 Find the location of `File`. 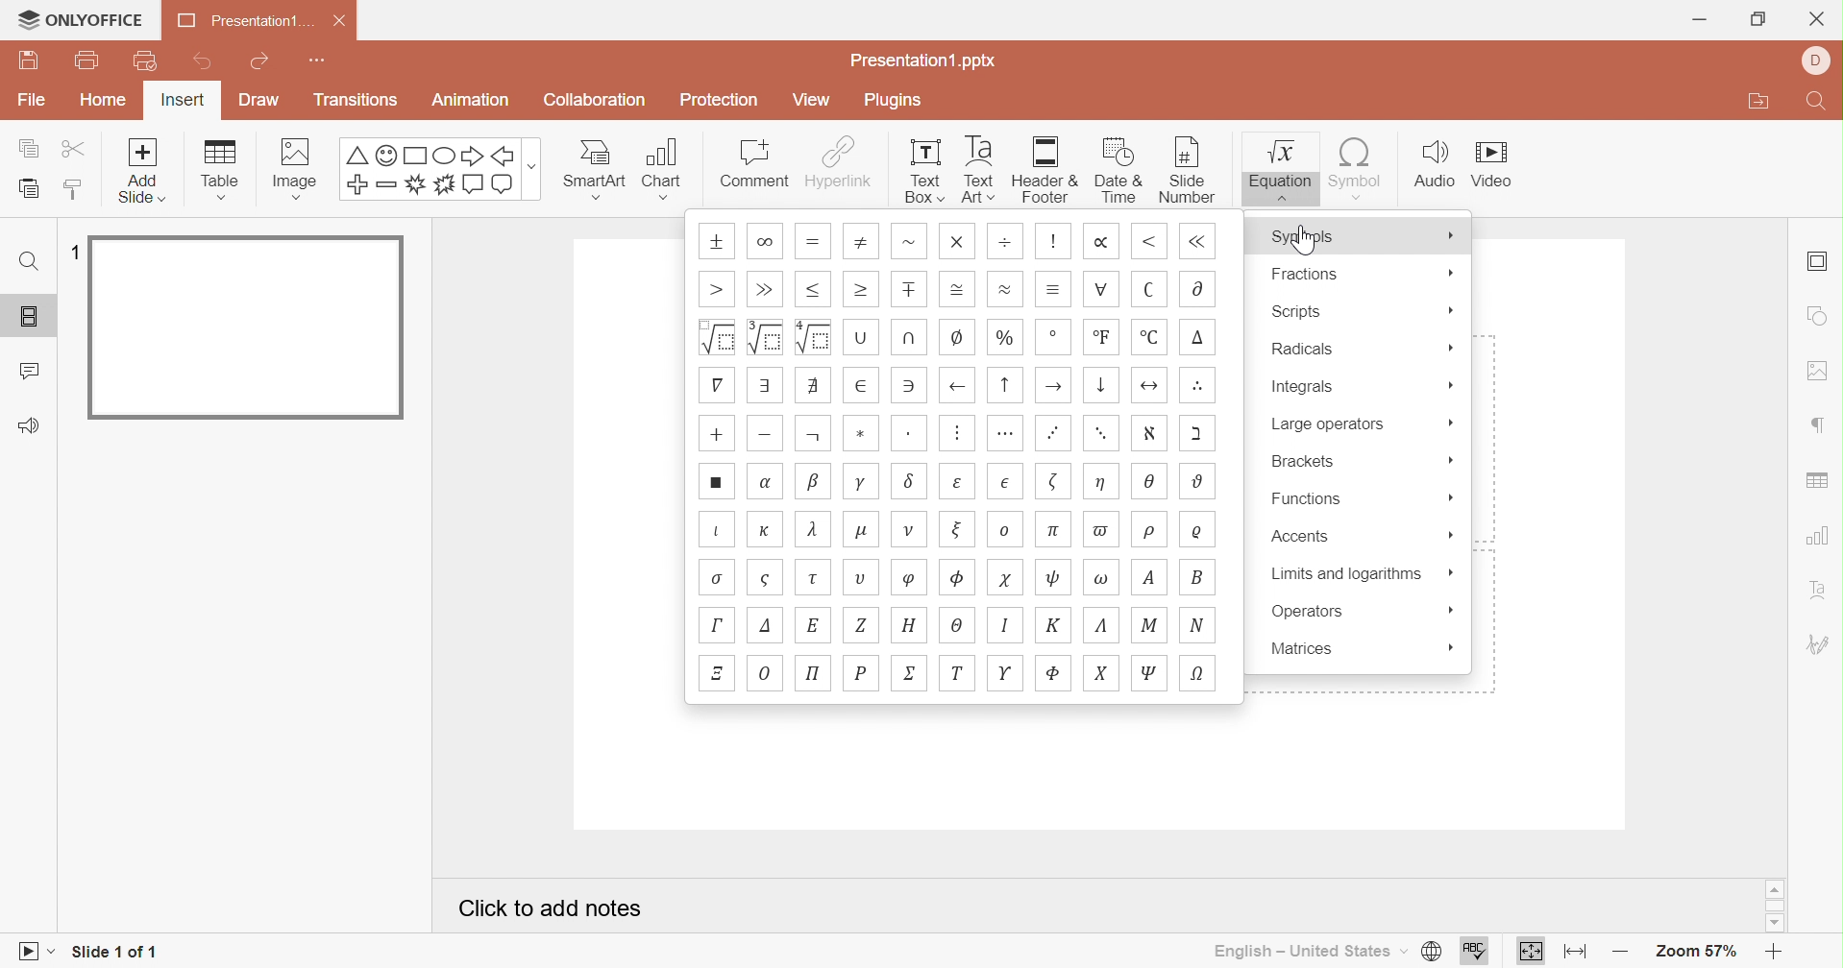

File is located at coordinates (34, 103).